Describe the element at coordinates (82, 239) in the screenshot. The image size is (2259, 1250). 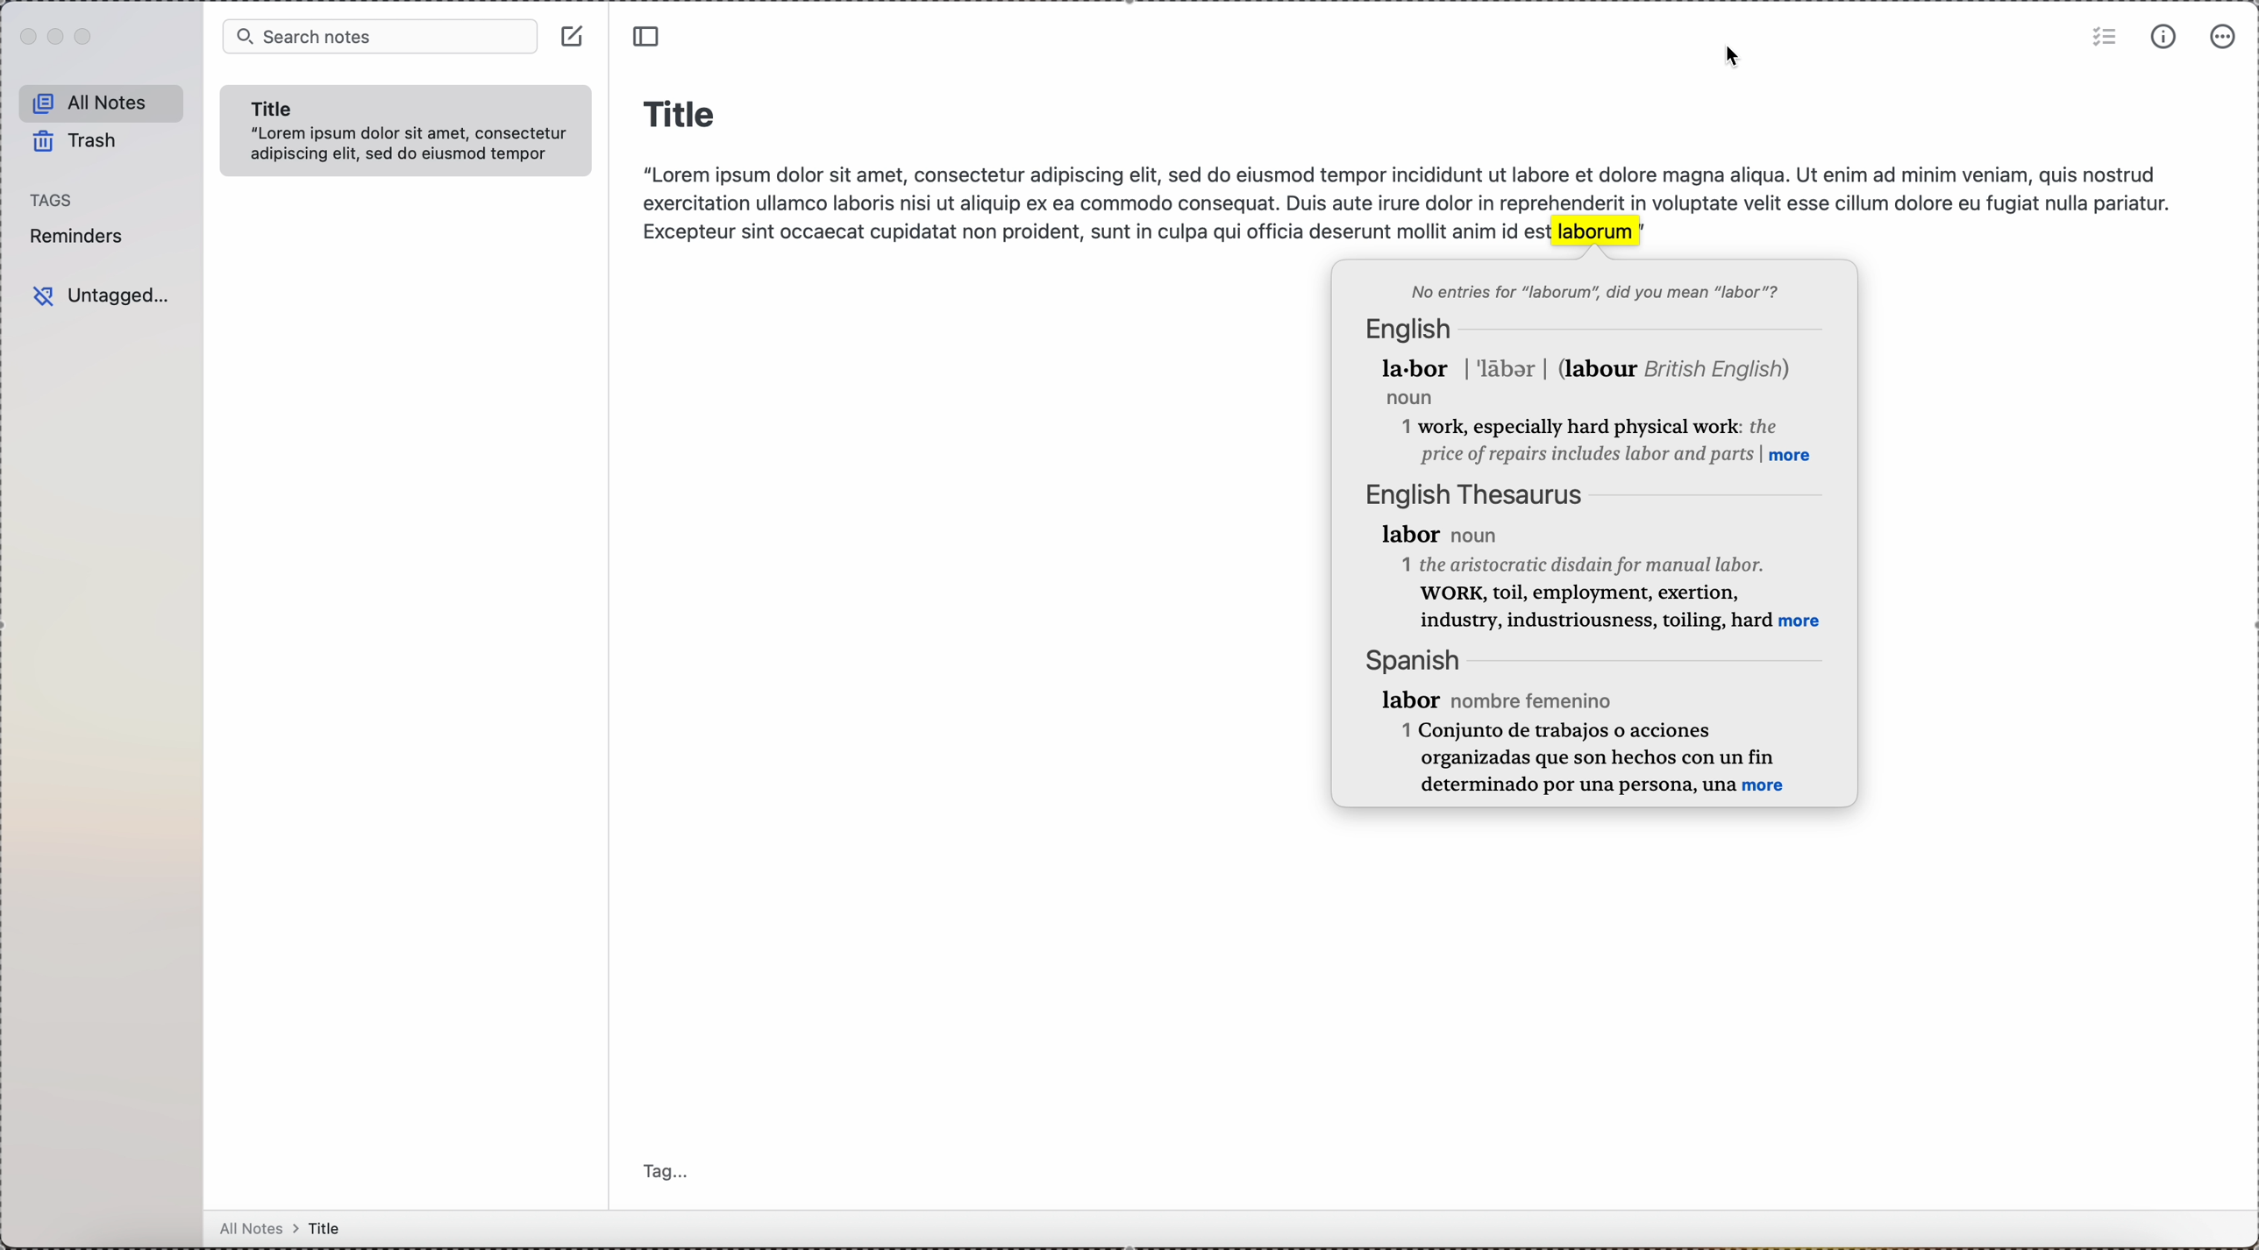
I see `reminders` at that location.